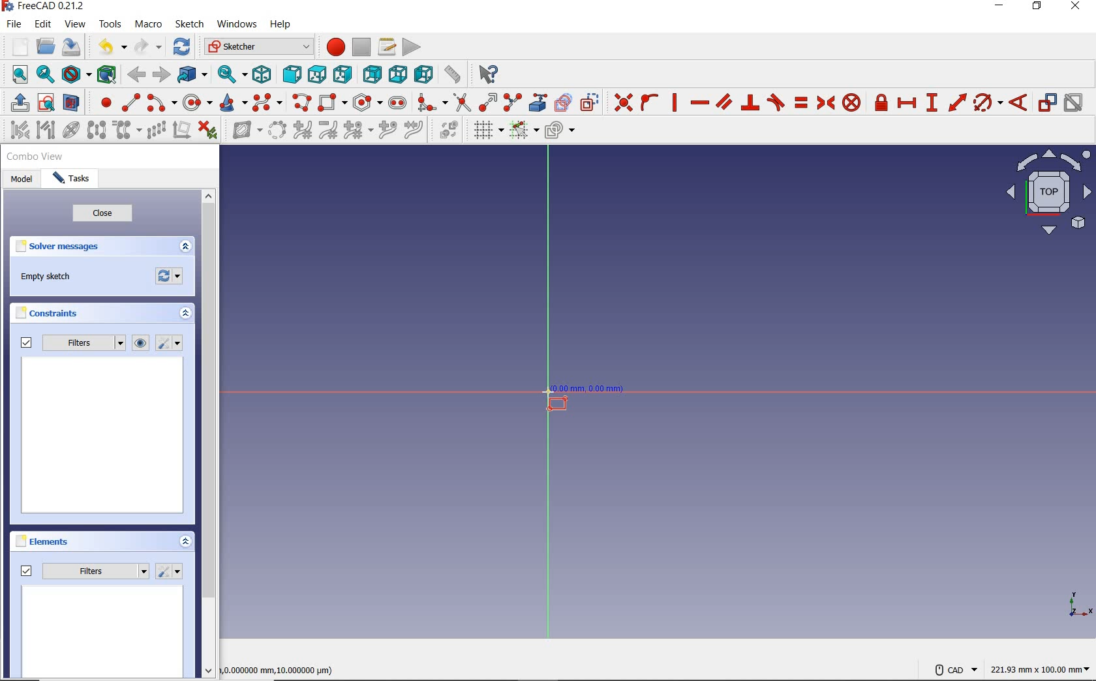  What do you see at coordinates (488, 102) in the screenshot?
I see `extend edge` at bounding box center [488, 102].